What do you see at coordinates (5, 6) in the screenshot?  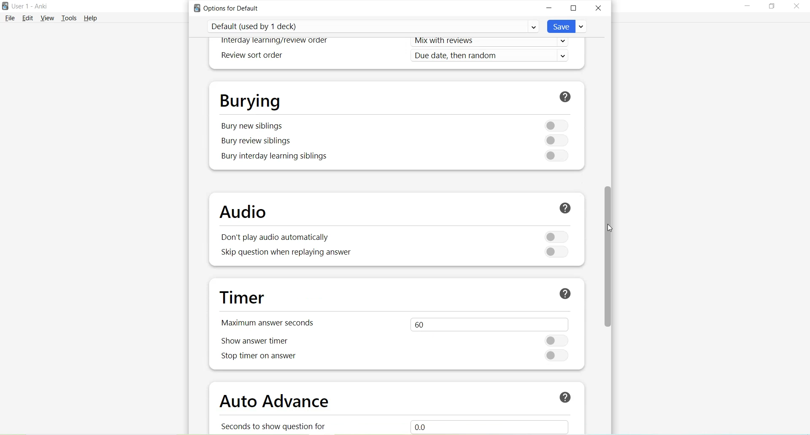 I see `Logo` at bounding box center [5, 6].